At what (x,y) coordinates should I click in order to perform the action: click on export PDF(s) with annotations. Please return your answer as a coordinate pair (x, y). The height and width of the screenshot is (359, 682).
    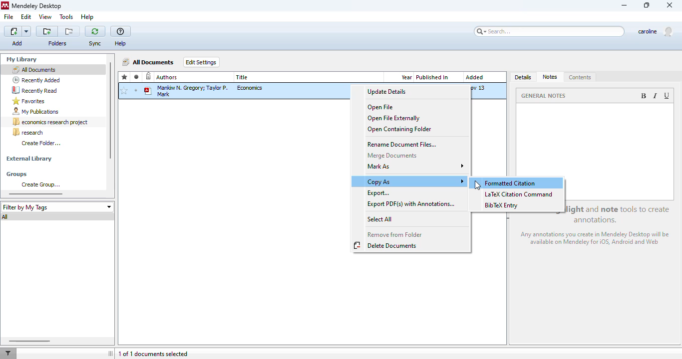
    Looking at the image, I should click on (413, 204).